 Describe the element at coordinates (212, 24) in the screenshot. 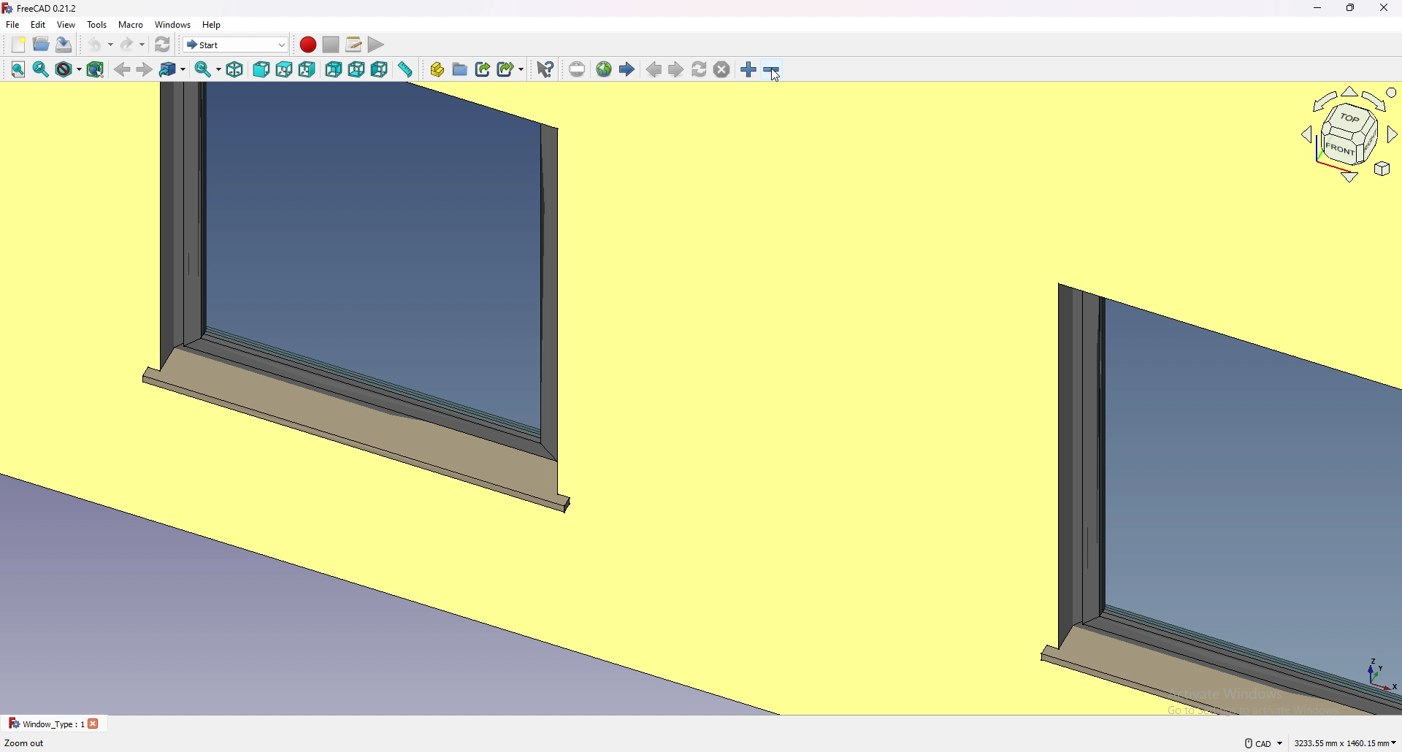

I see `help` at that location.